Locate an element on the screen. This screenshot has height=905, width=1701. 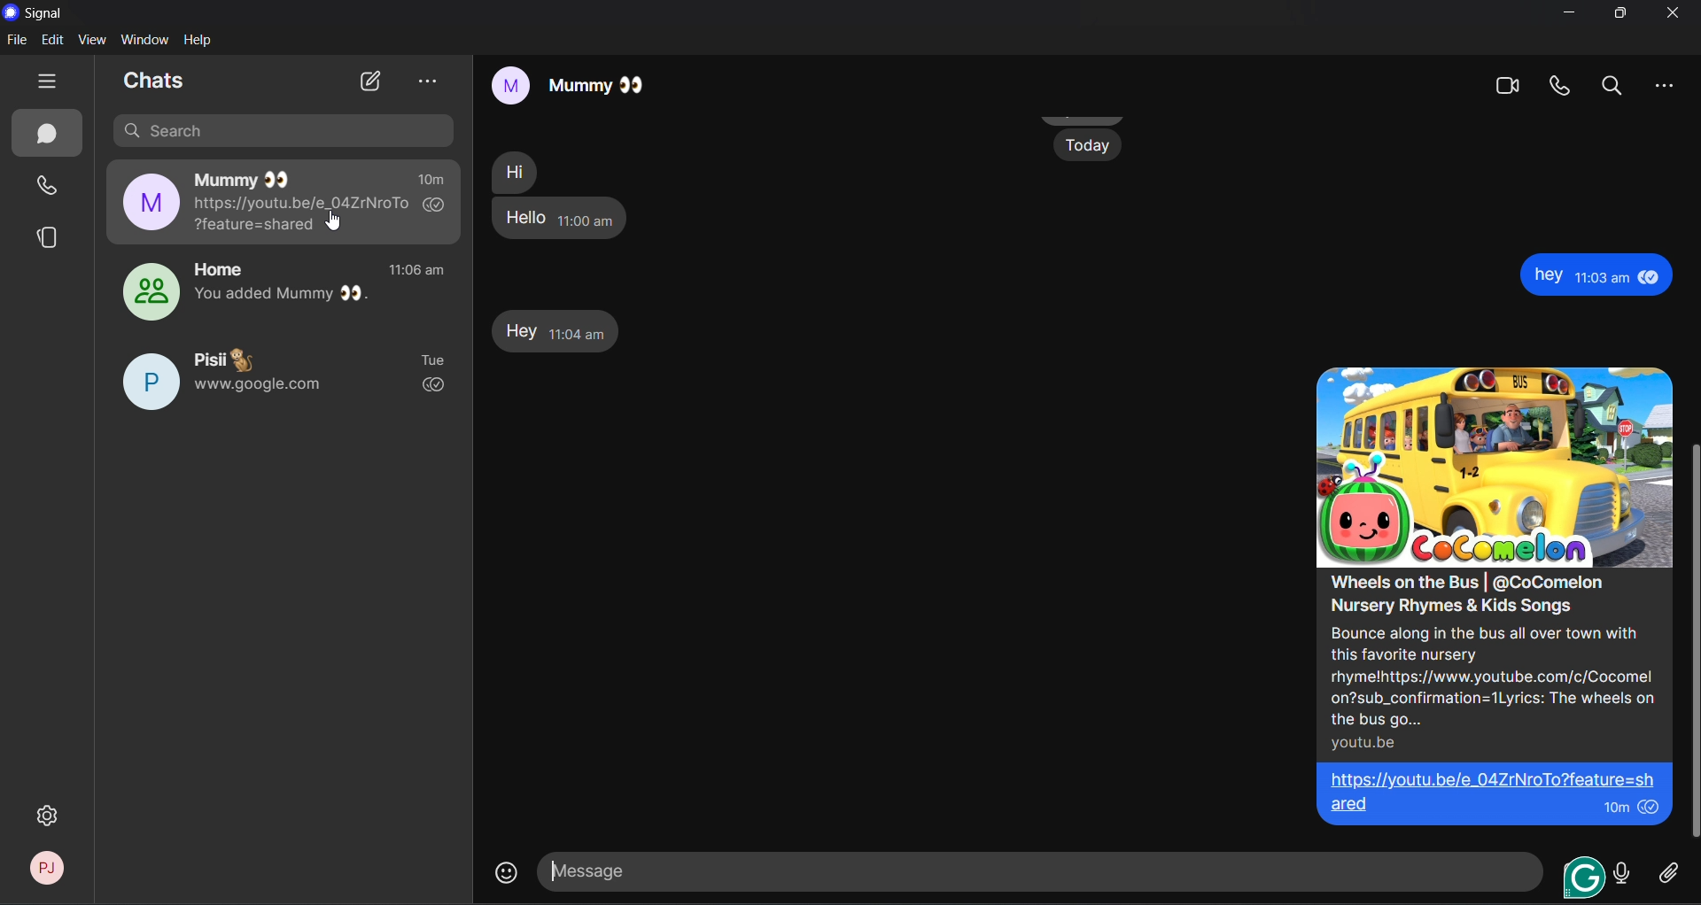
vertical scroll bar is located at coordinates (1690, 643).